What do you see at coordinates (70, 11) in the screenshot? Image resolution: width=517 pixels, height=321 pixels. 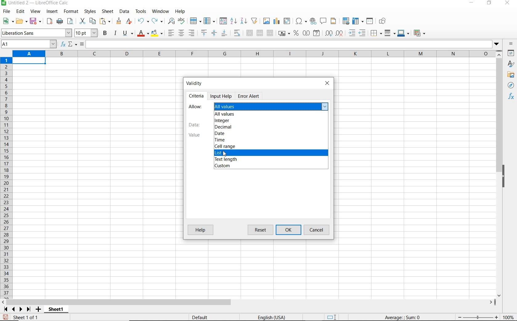 I see `format` at bounding box center [70, 11].